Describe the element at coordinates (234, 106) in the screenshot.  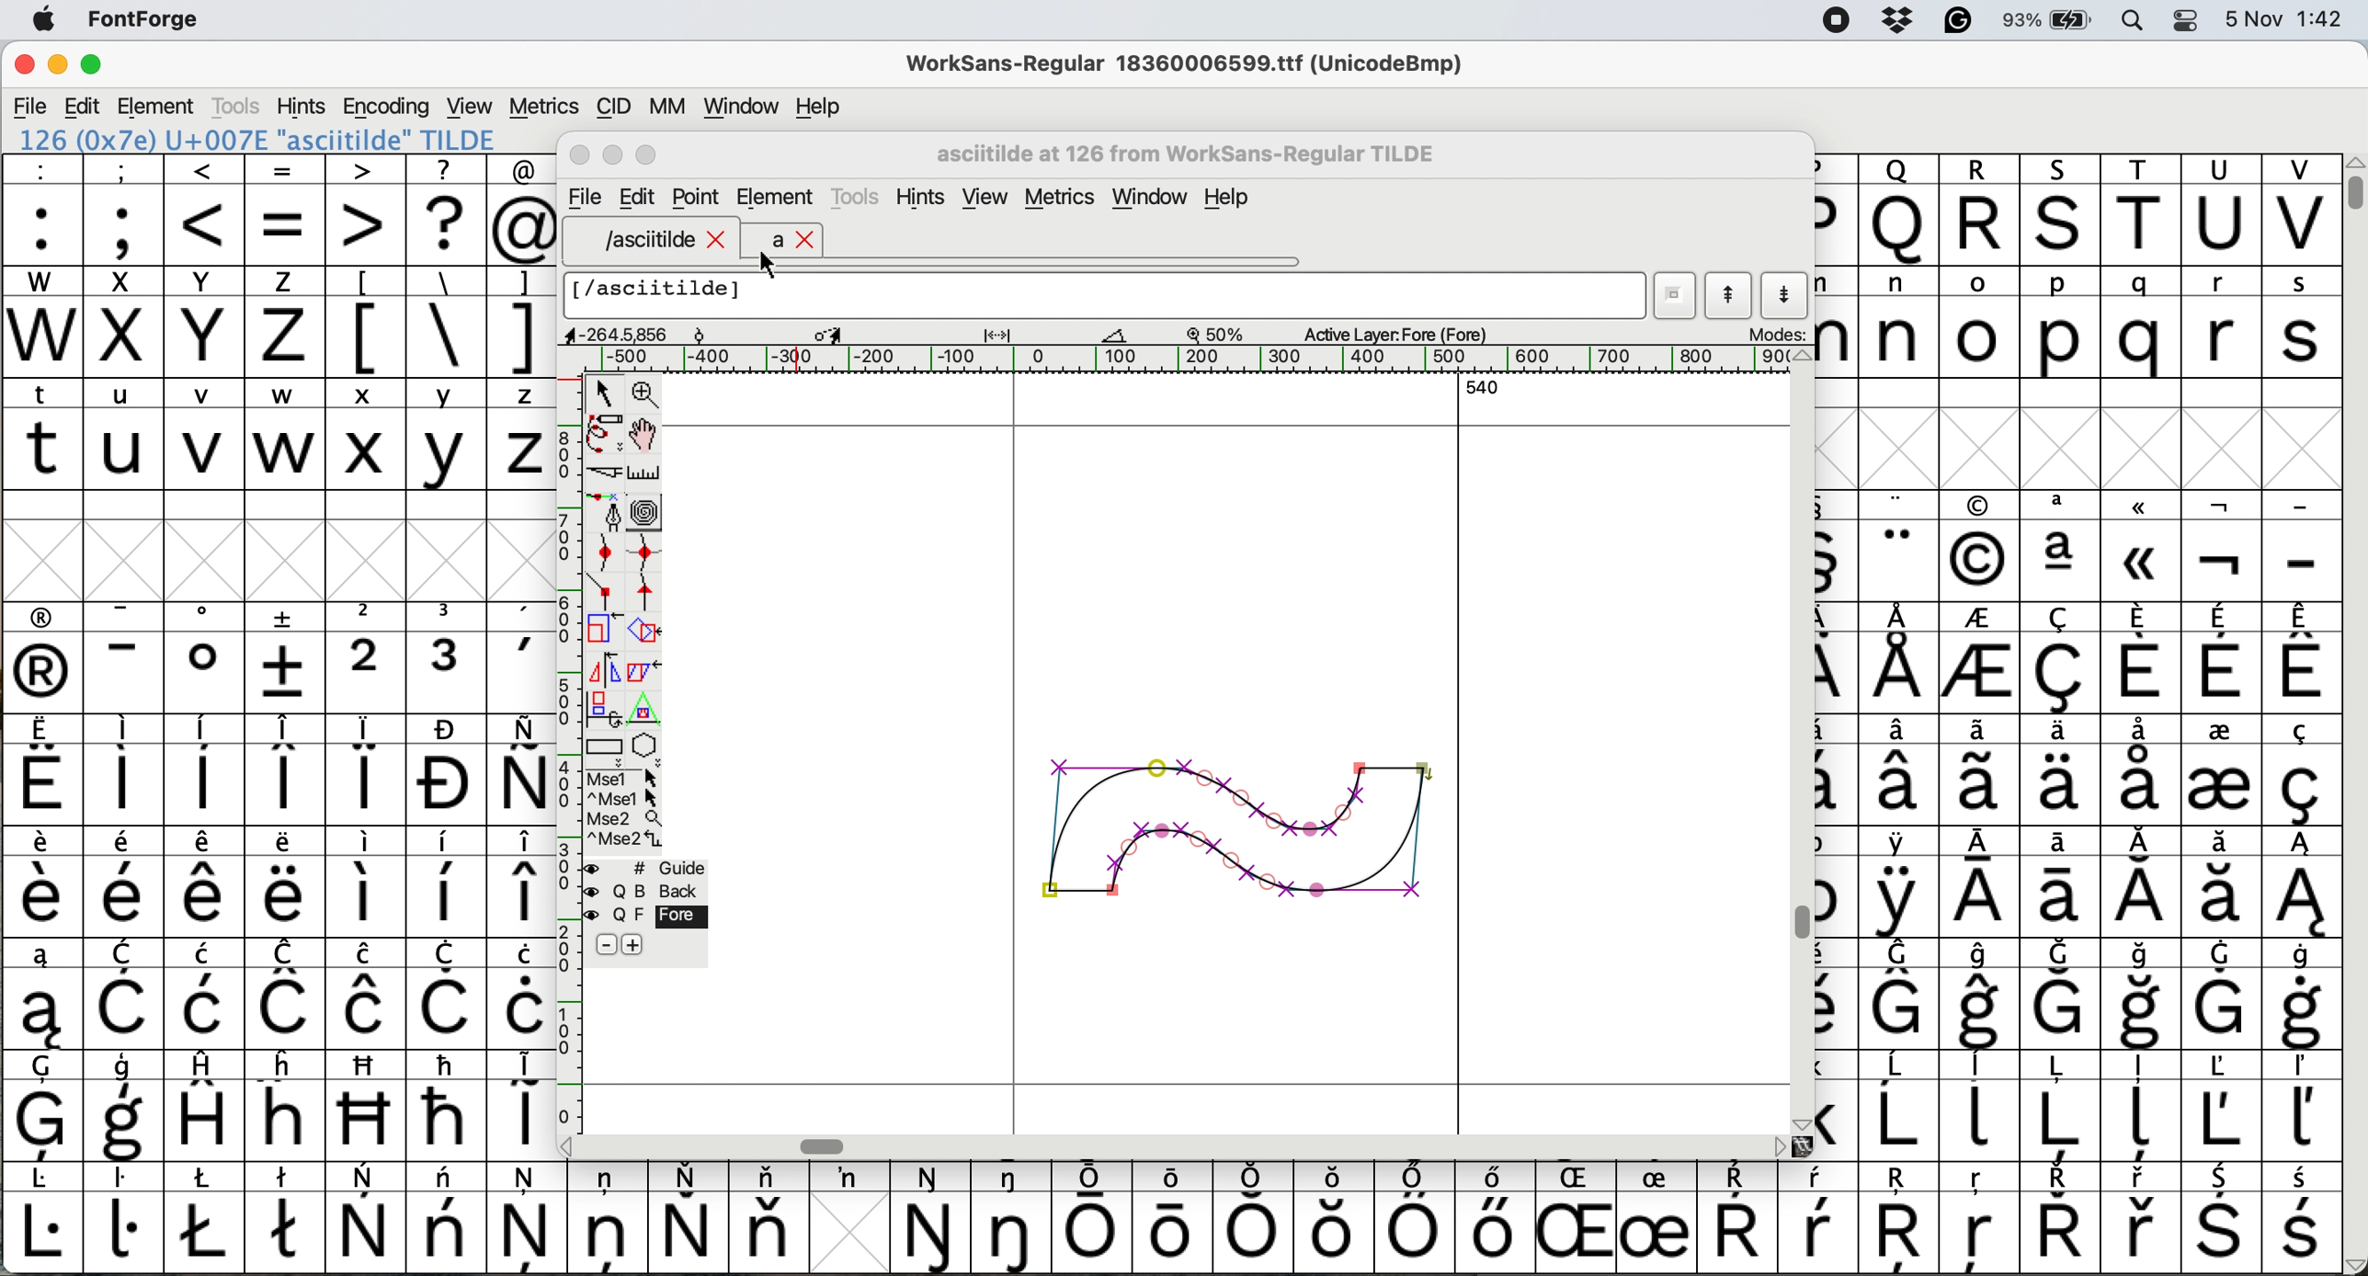
I see `tools` at that location.